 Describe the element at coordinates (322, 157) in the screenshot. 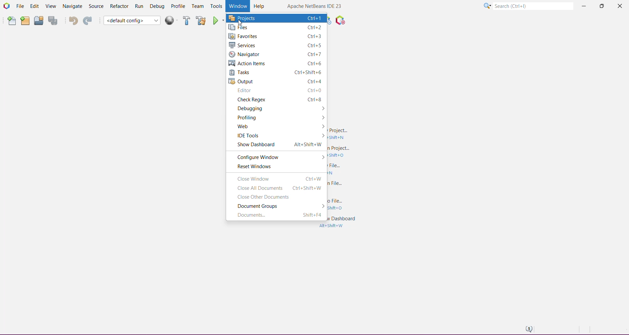

I see `More Options` at that location.